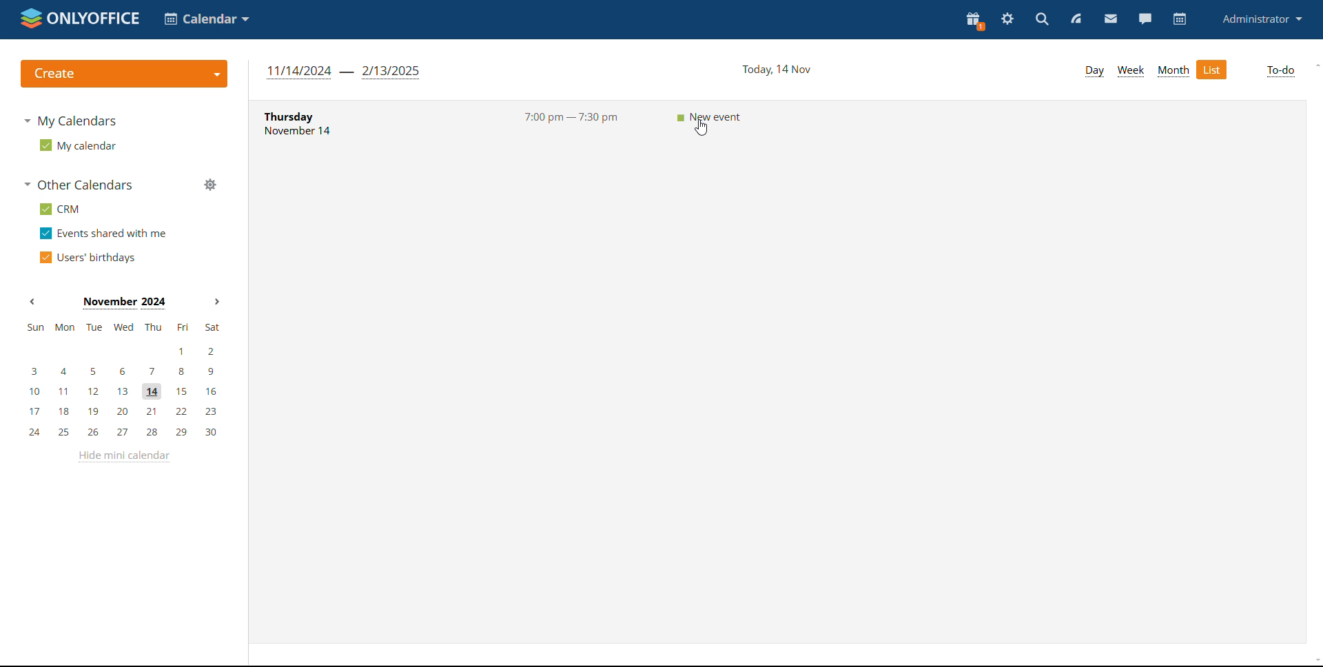  What do you see at coordinates (77, 185) in the screenshot?
I see `other calendars` at bounding box center [77, 185].